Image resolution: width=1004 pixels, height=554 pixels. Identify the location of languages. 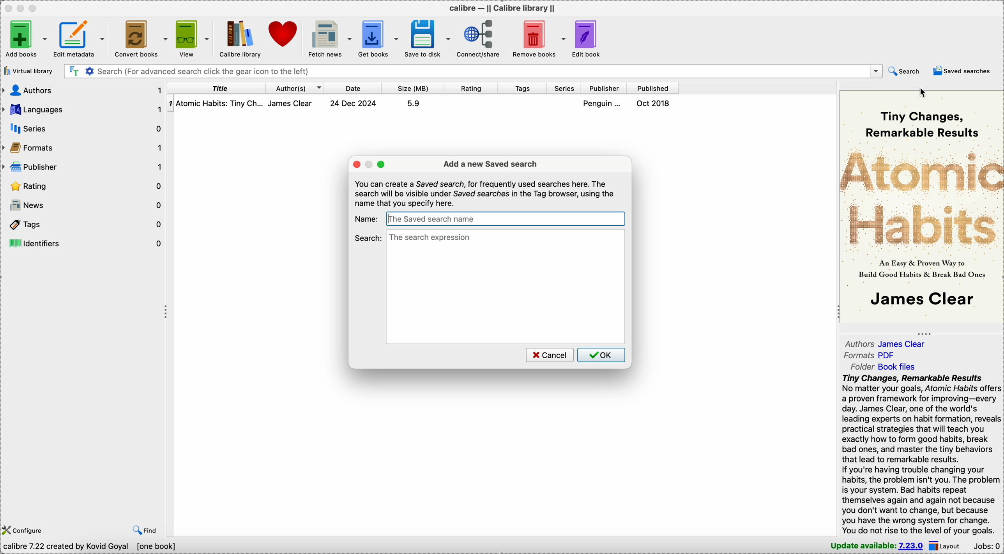
(83, 110).